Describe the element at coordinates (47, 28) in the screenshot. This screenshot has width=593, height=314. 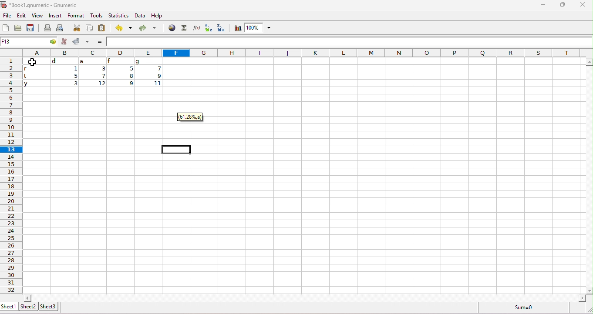
I see `print` at that location.